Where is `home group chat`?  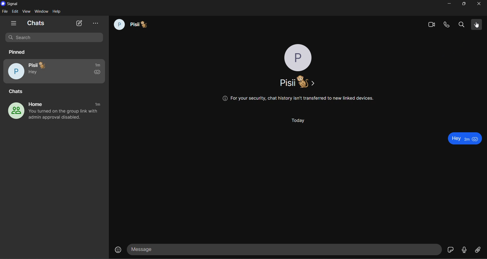
home group chat is located at coordinates (55, 112).